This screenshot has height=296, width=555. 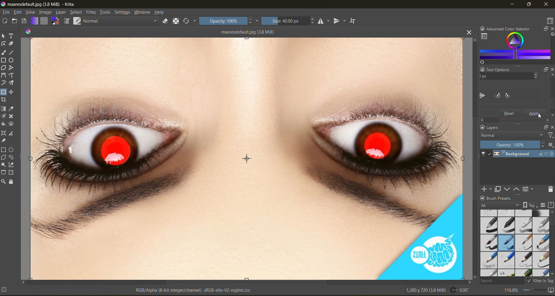 I want to click on lock docker, so click(x=483, y=29).